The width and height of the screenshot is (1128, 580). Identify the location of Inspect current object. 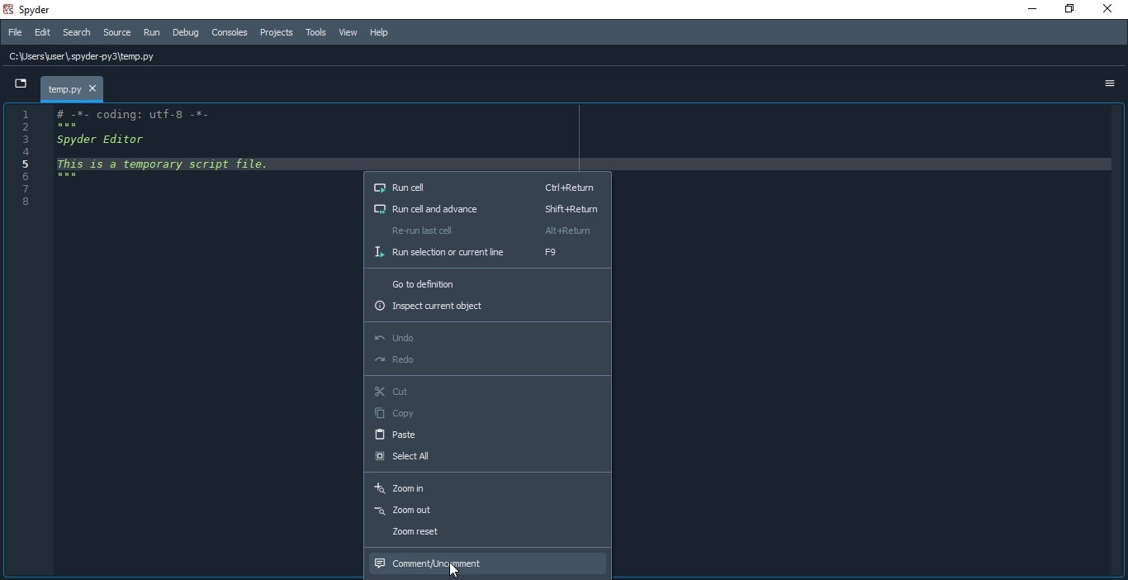
(487, 309).